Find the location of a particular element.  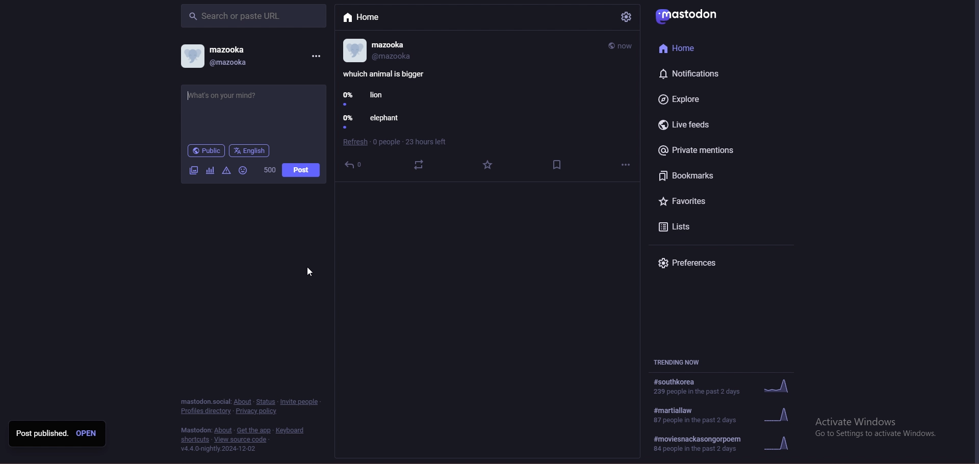

open is located at coordinates (88, 434).